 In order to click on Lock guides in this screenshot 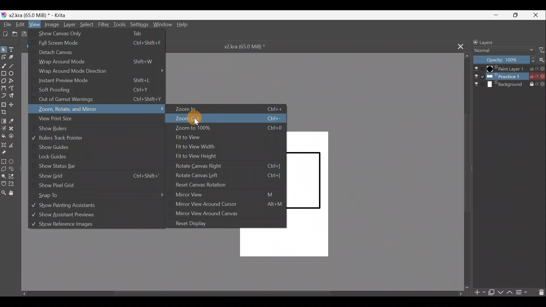, I will do `click(53, 157)`.